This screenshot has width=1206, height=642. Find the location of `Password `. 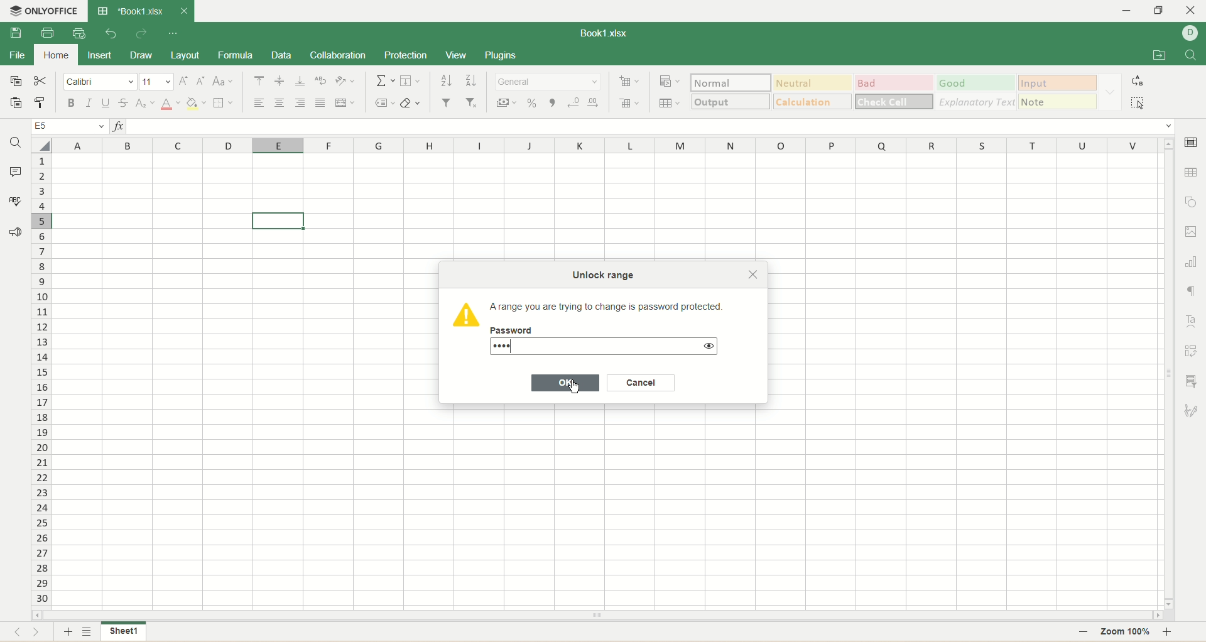

Password  is located at coordinates (516, 330).